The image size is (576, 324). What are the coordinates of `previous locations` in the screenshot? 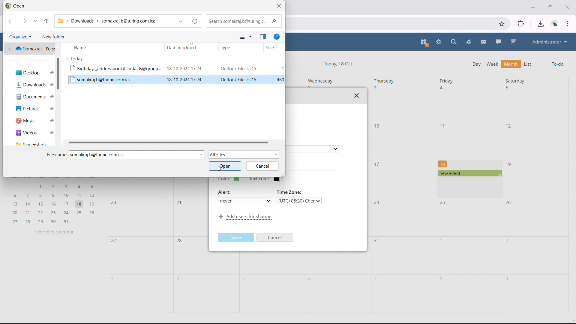 It's located at (181, 21).